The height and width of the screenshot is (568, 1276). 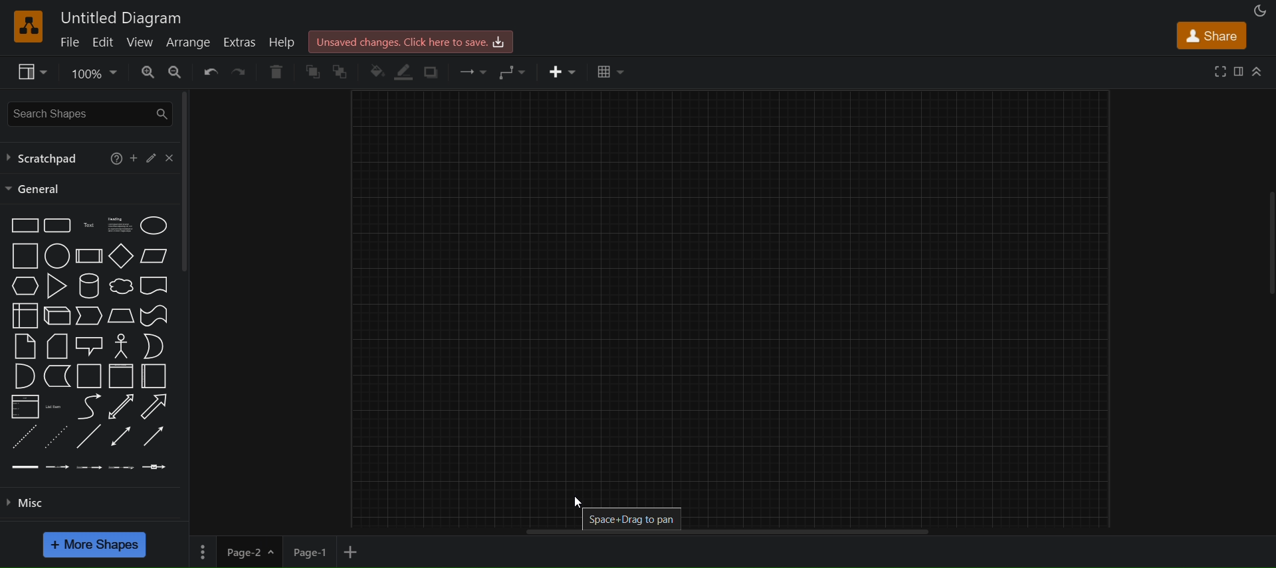 I want to click on connector with symbol, so click(x=156, y=466).